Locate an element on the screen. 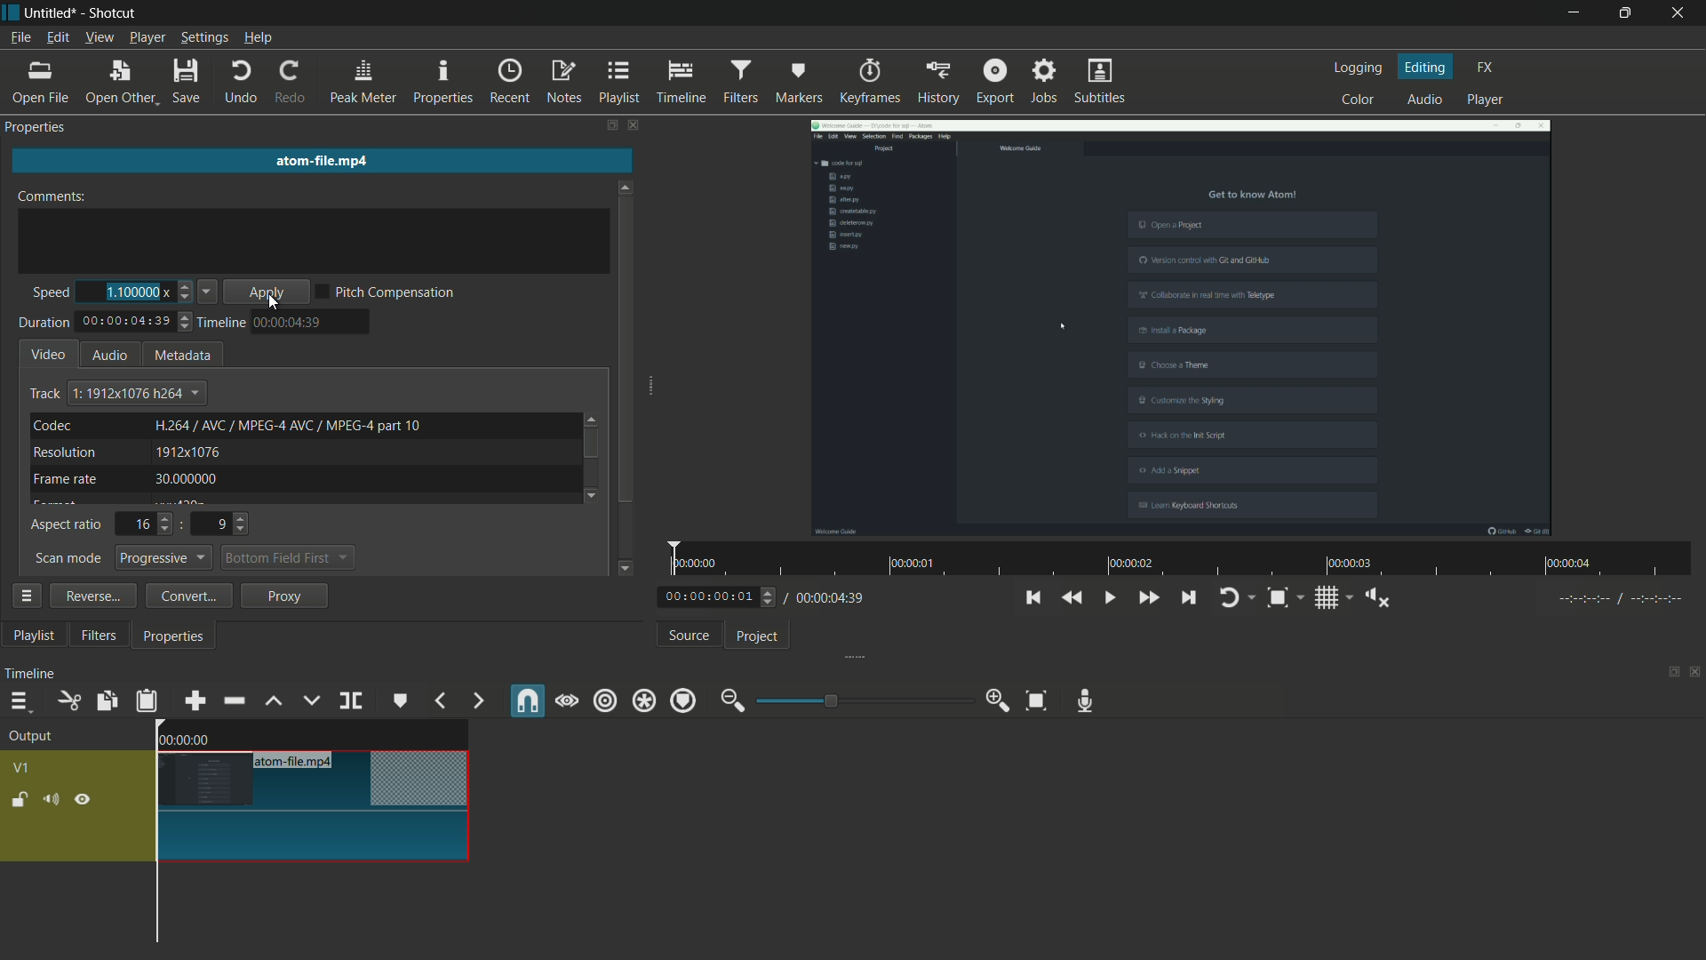 This screenshot has width=1706, height=960. redo is located at coordinates (291, 81).